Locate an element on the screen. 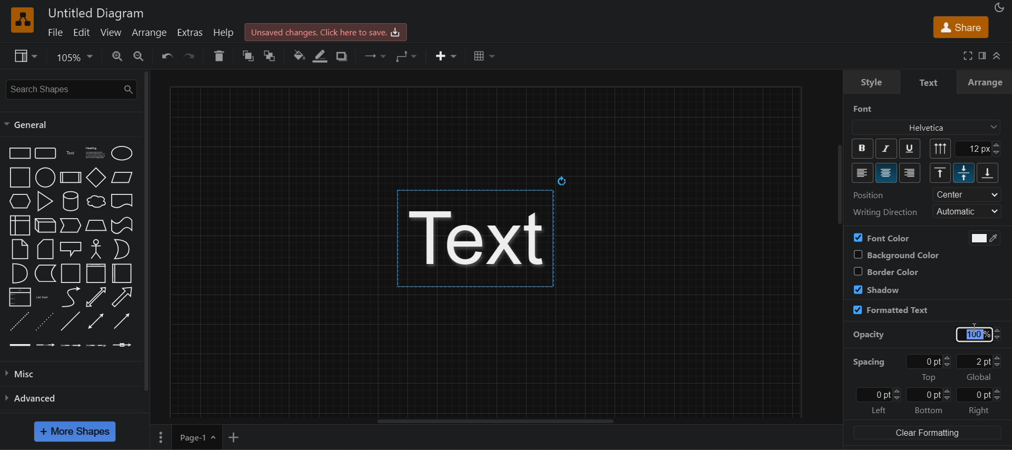 The image size is (1012, 450). heading is located at coordinates (95, 153).